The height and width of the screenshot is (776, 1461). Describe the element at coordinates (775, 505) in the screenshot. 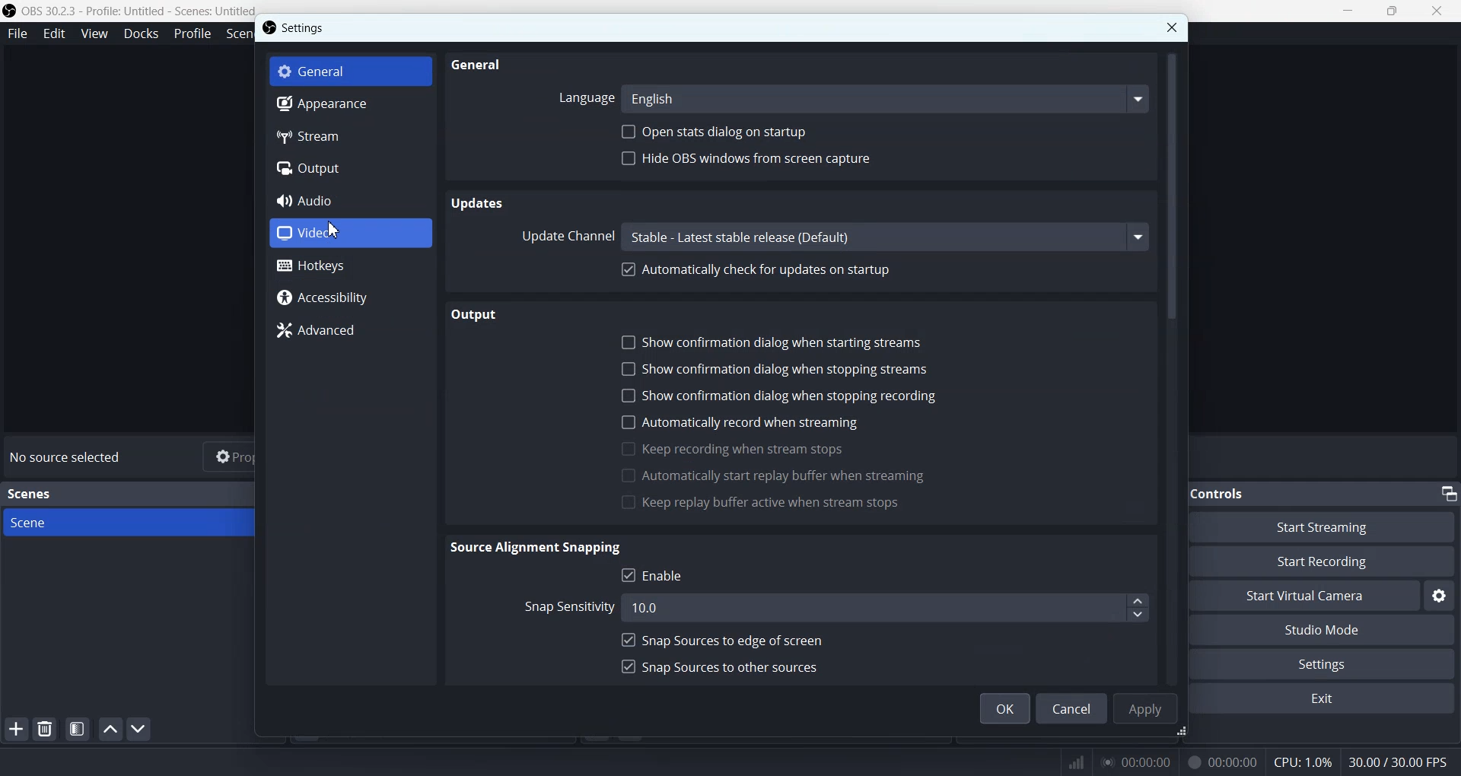

I see `Keep replay buffer active when stream stops` at that location.